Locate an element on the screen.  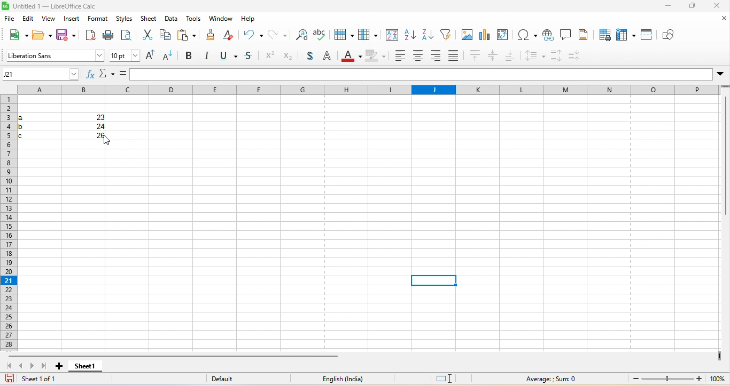
subscript is located at coordinates (288, 56).